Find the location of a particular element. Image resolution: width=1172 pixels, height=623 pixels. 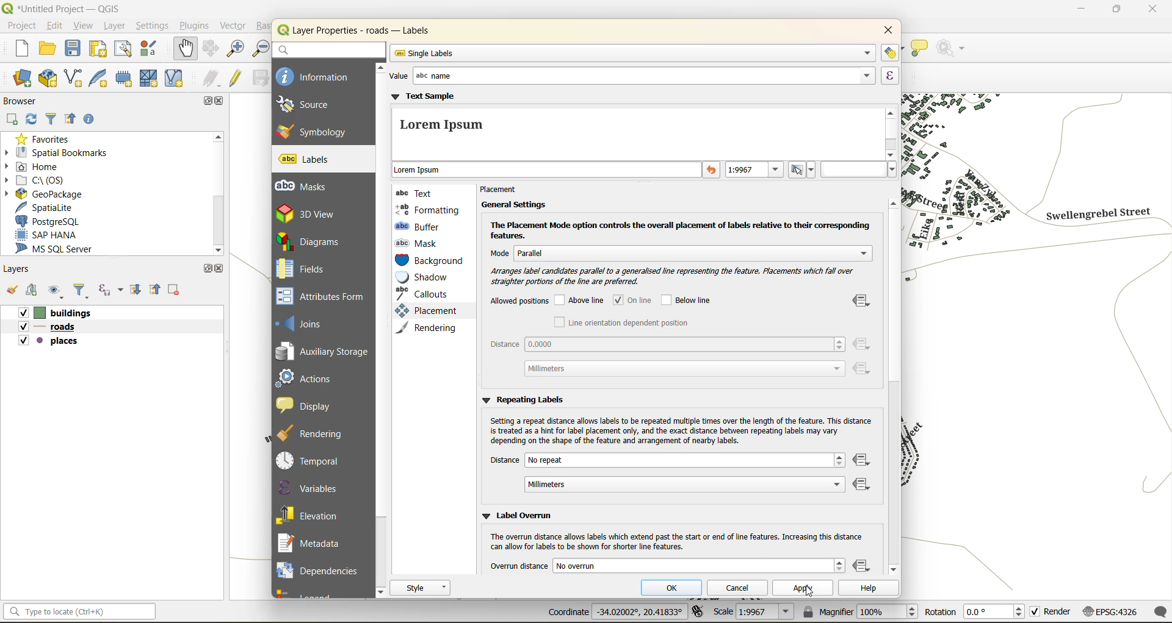

open data source manager is located at coordinates (19, 80).